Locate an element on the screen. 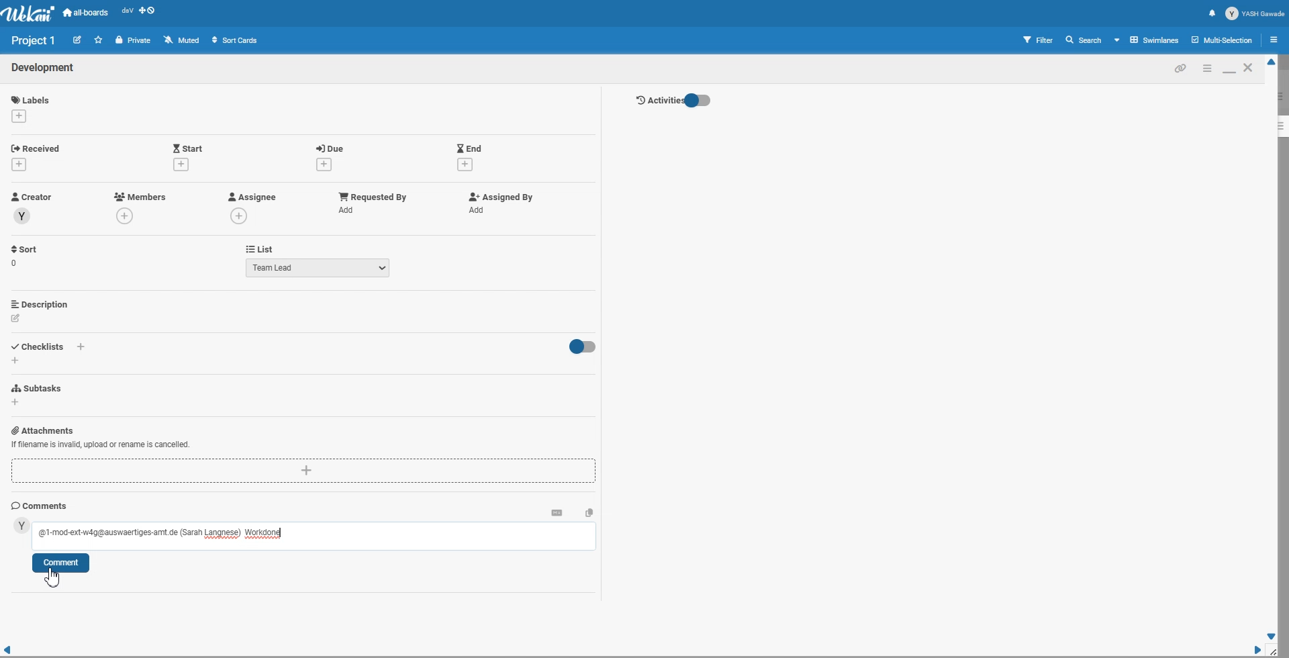 Image resolution: width=1289 pixels, height=658 pixels. Filter is located at coordinates (1039, 40).